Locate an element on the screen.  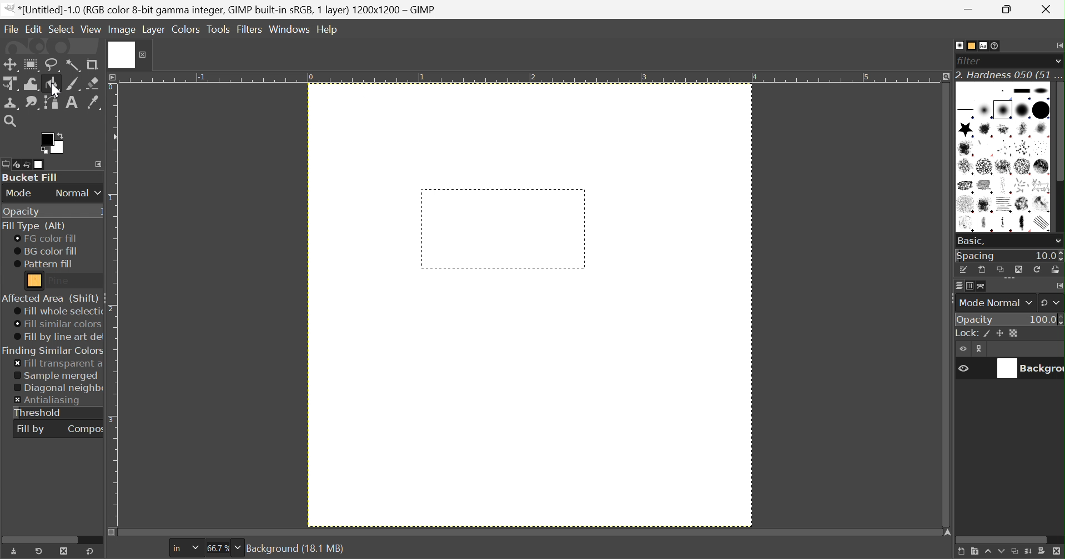
Oils is located at coordinates (1022, 205).